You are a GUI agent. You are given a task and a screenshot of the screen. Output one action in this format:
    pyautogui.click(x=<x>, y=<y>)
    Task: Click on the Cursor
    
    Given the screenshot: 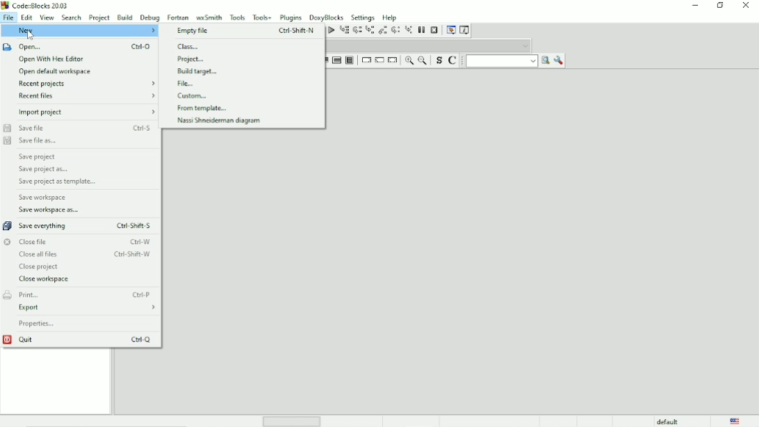 What is the action you would take?
    pyautogui.click(x=31, y=35)
    